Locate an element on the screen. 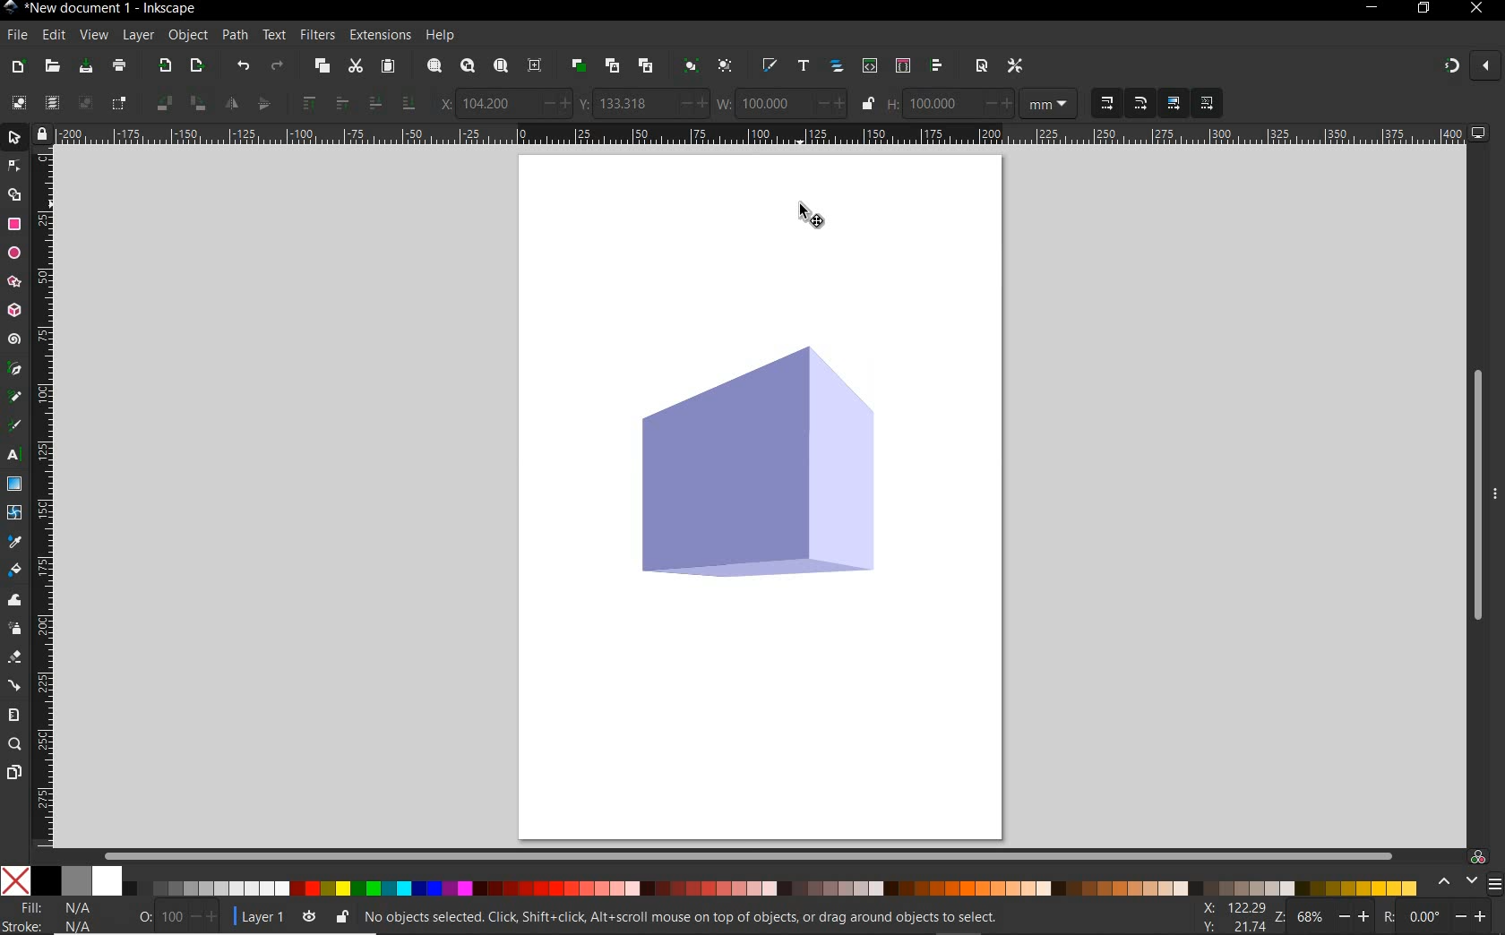 The width and height of the screenshot is (1505, 935). object rotate is located at coordinates (196, 103).